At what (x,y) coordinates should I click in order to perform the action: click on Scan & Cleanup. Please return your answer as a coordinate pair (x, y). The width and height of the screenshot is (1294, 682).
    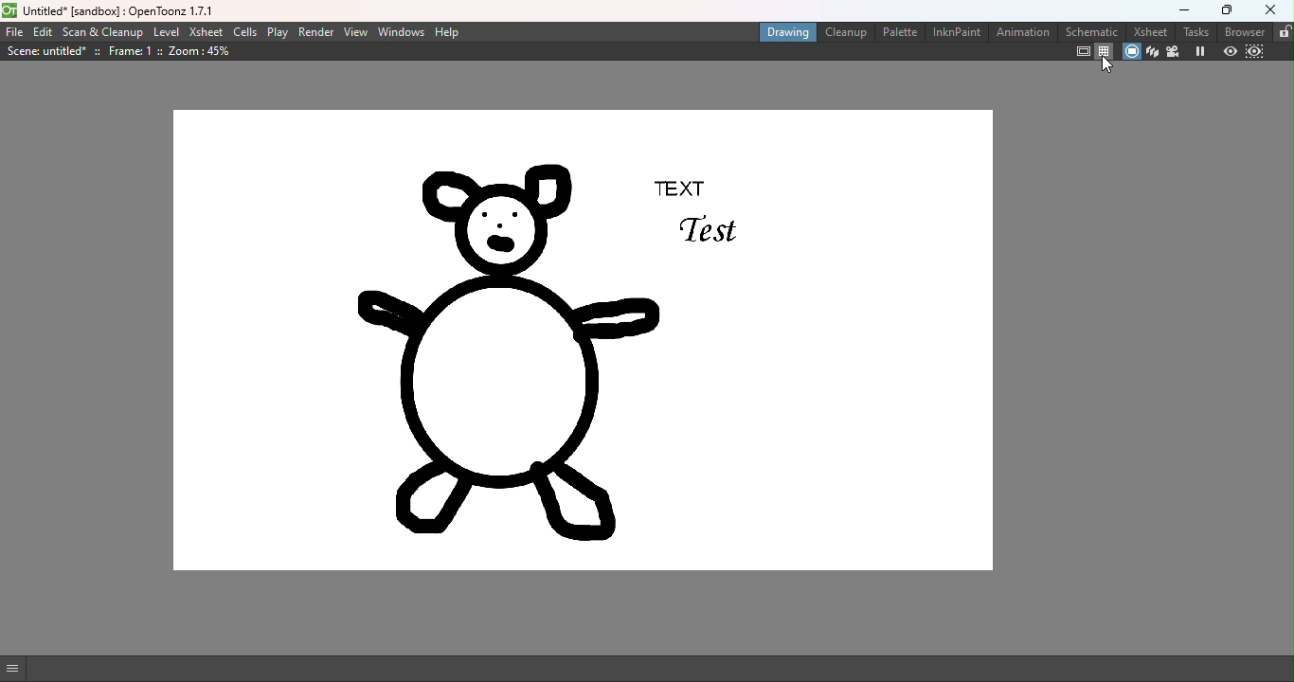
    Looking at the image, I should click on (105, 32).